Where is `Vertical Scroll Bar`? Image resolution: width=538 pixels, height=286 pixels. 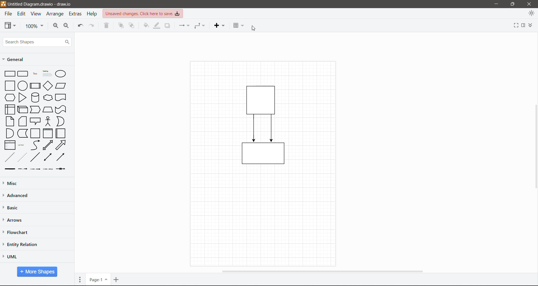
Vertical Scroll Bar is located at coordinates (534, 146).